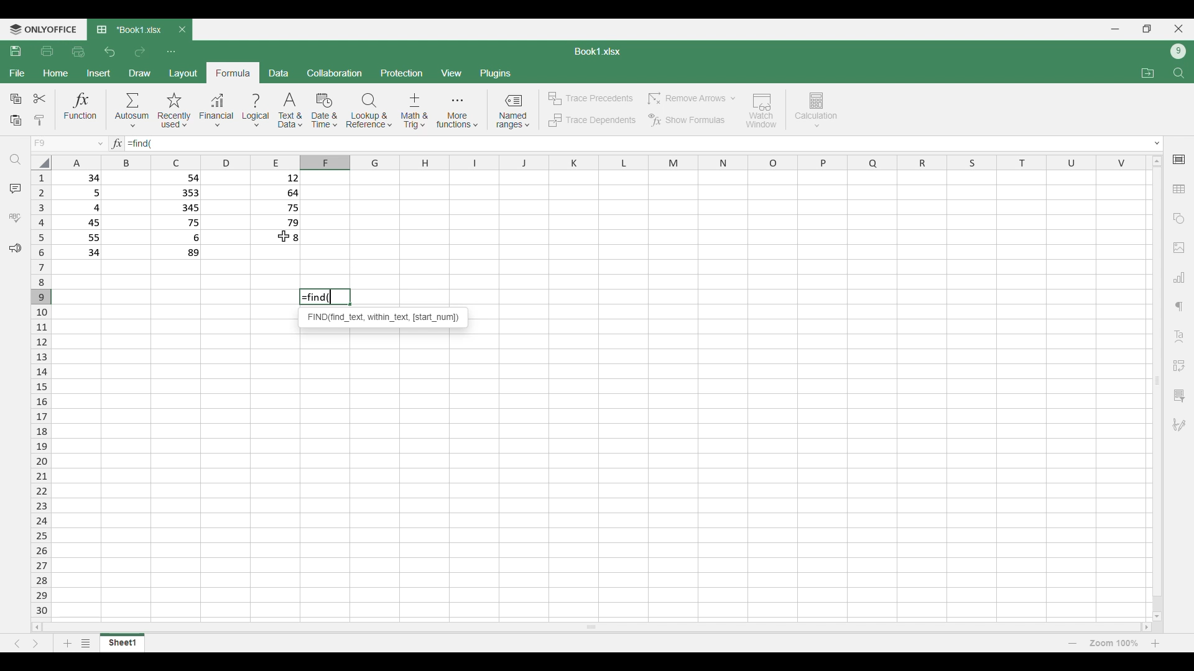 The height and width of the screenshot is (671, 1194). I want to click on Sheet name, so click(598, 52).